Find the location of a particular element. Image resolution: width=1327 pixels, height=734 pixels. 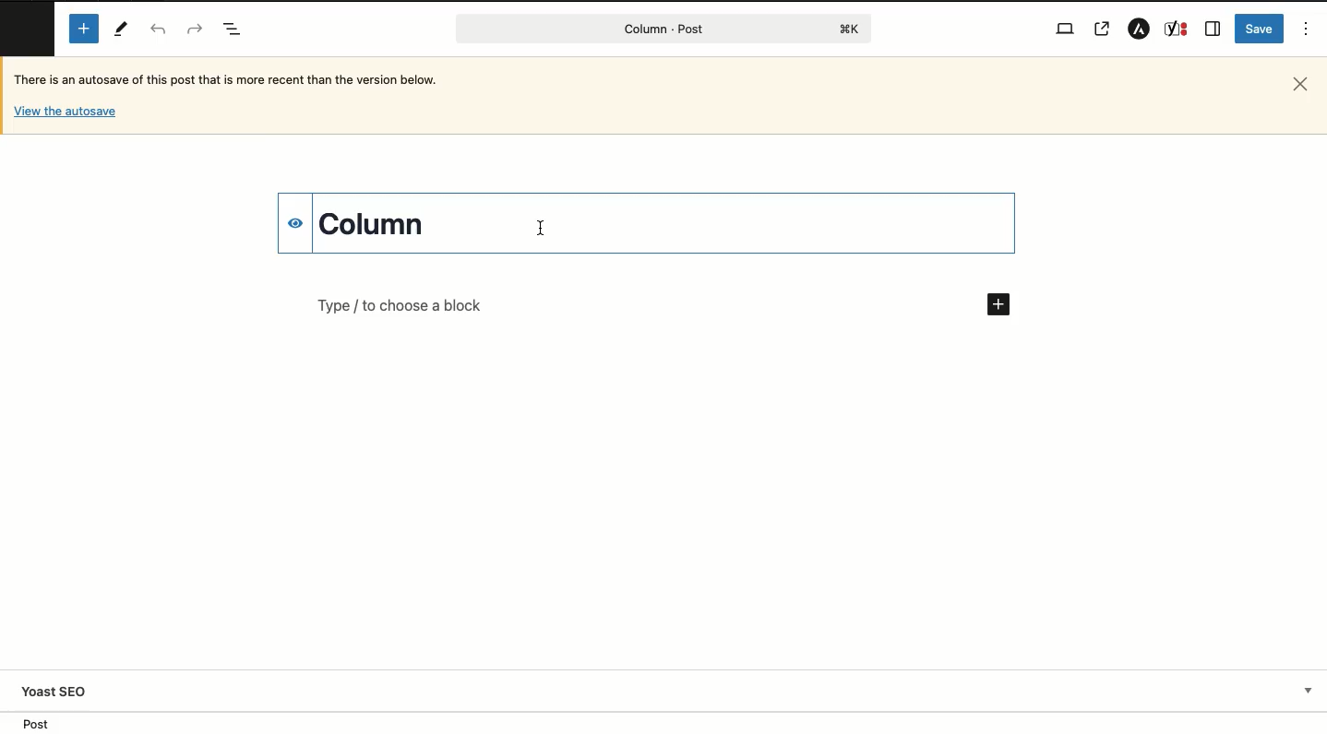

Title is located at coordinates (382, 224).